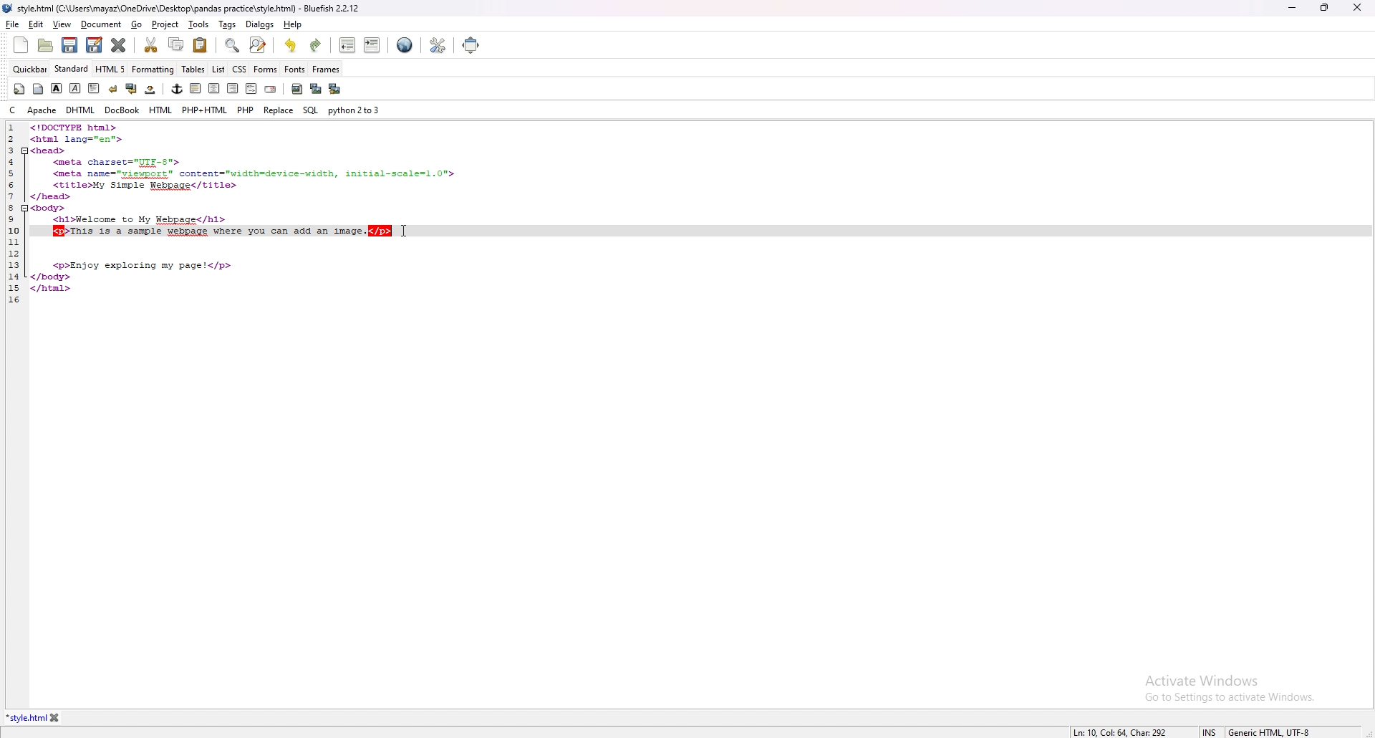 This screenshot has width=1375, height=738. What do you see at coordinates (137, 24) in the screenshot?
I see `go` at bounding box center [137, 24].